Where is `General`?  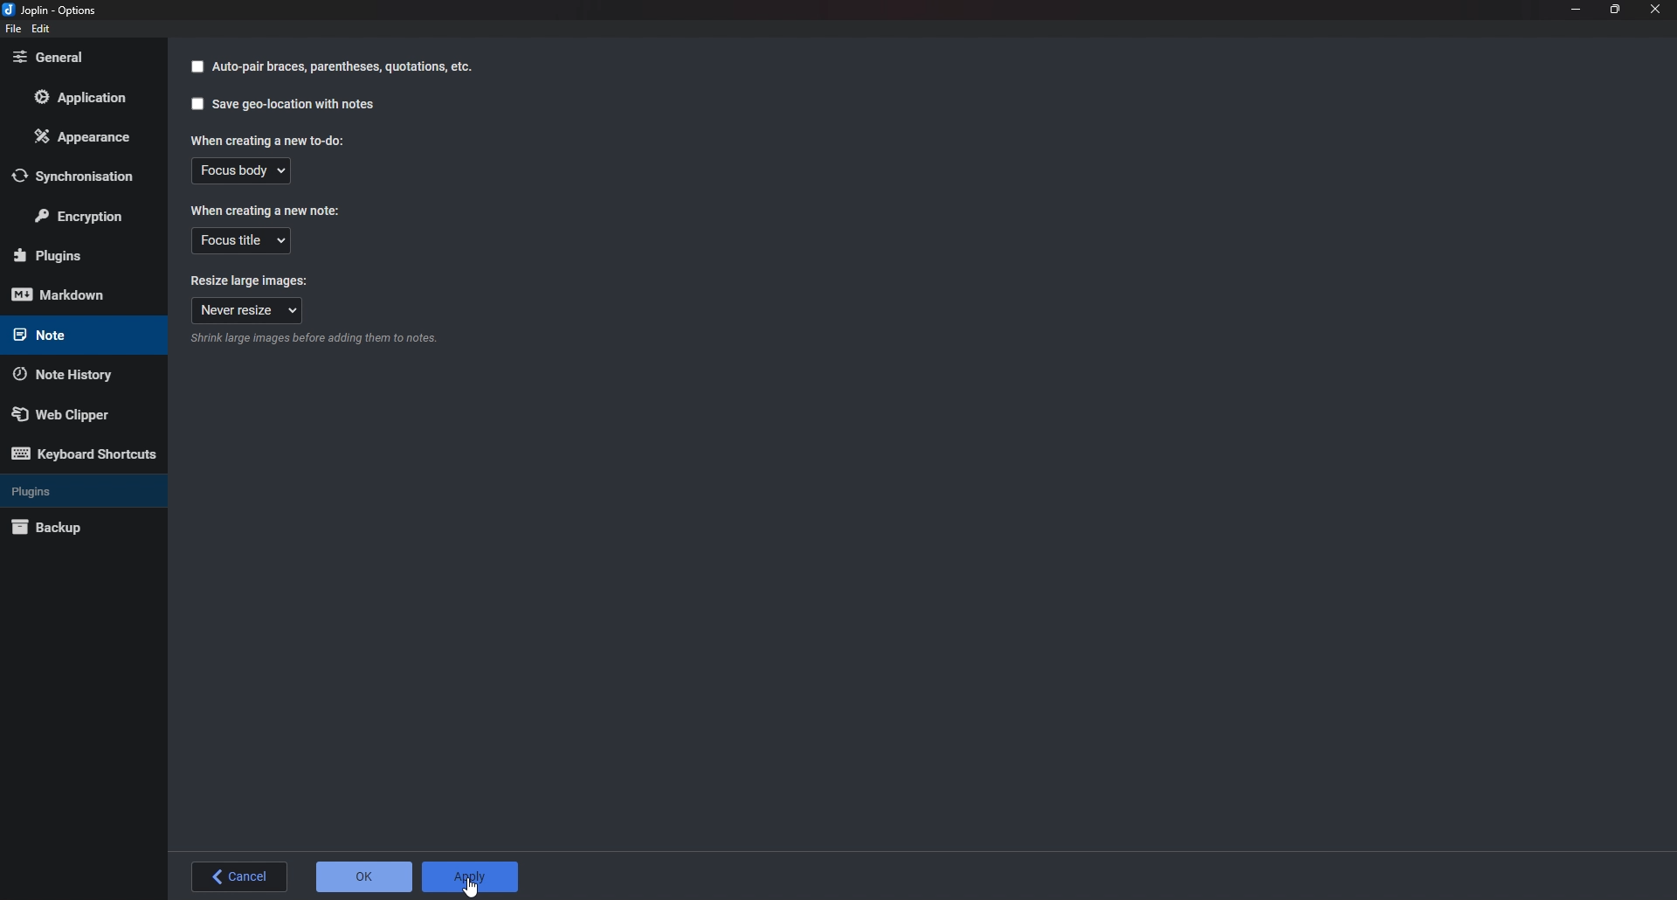 General is located at coordinates (74, 58).